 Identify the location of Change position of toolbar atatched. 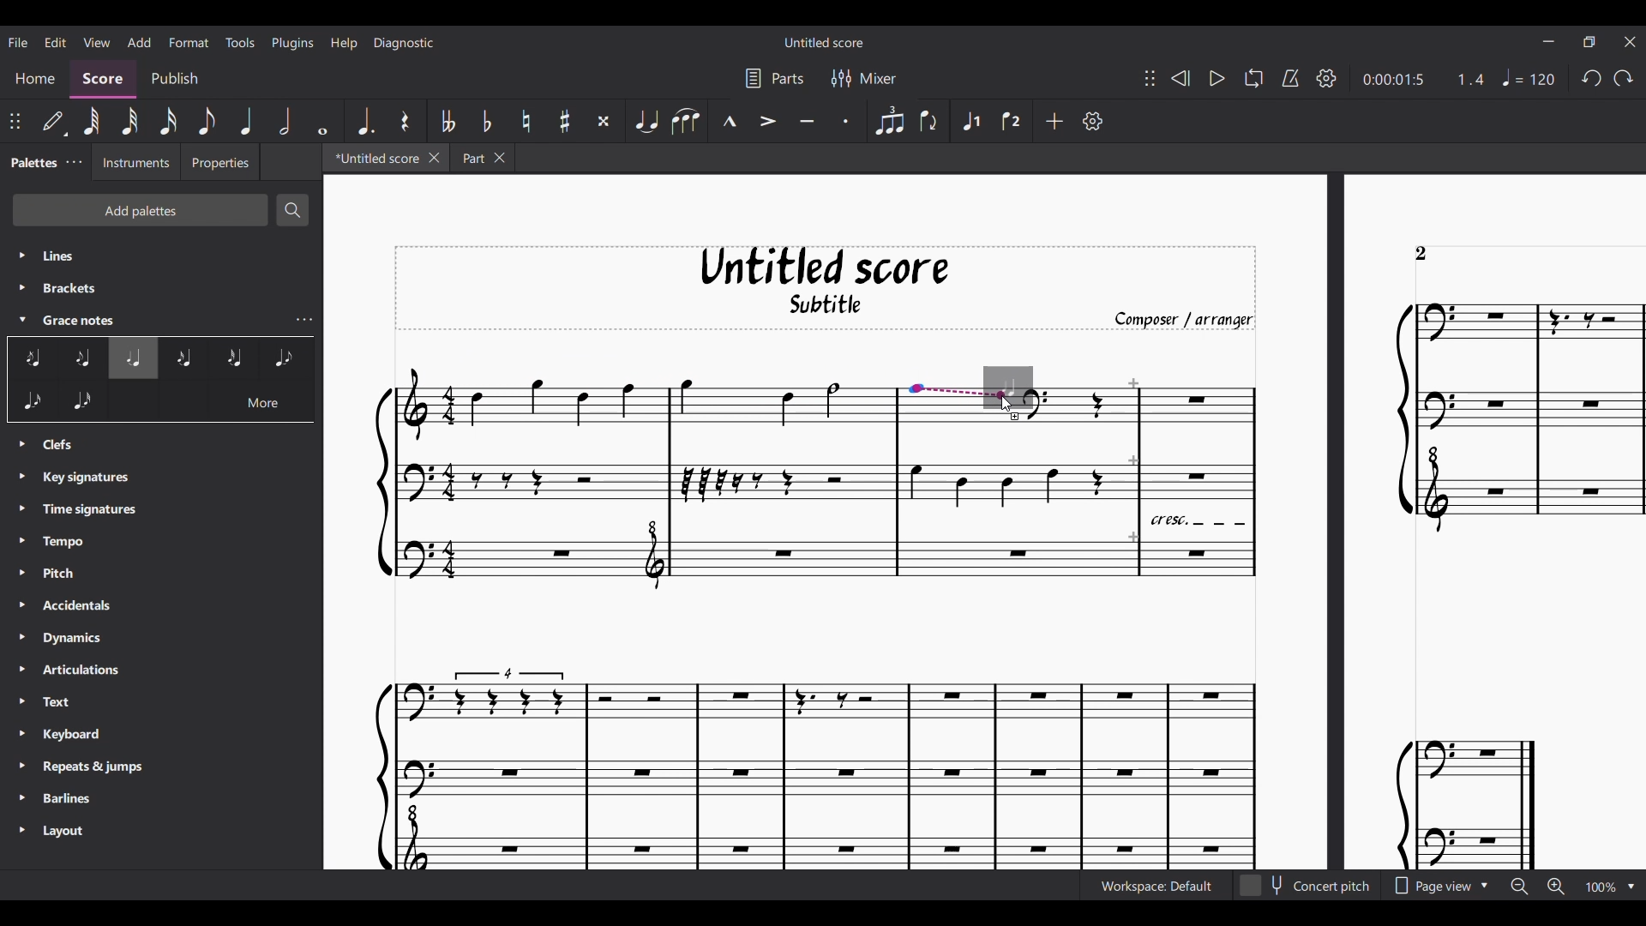
(15, 121).